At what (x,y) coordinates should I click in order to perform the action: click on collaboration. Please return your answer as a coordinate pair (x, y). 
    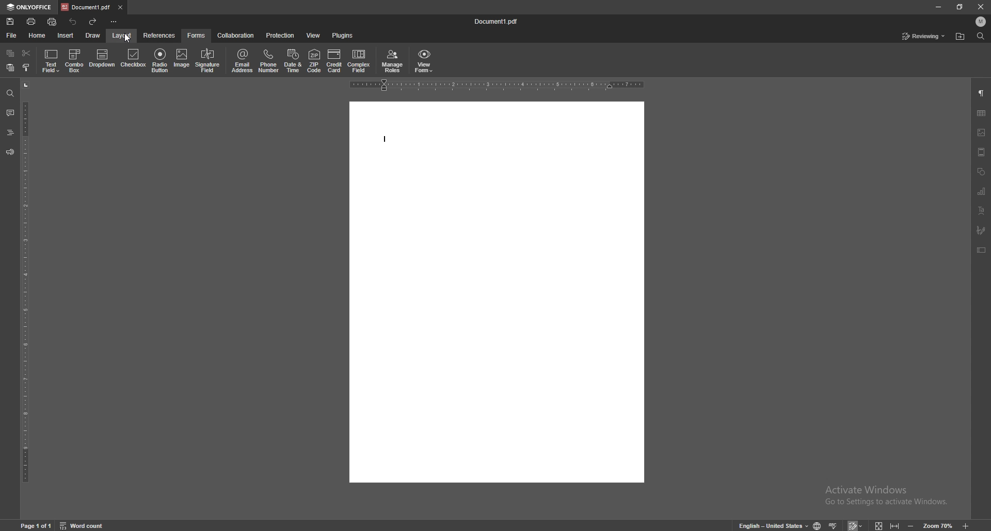
    Looking at the image, I should click on (236, 35).